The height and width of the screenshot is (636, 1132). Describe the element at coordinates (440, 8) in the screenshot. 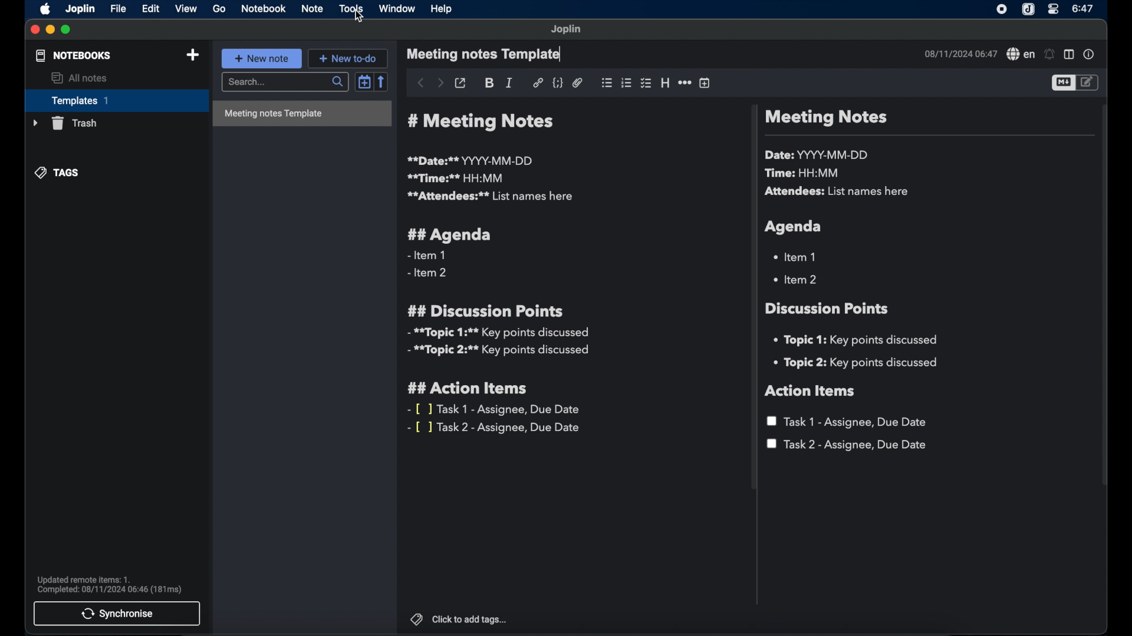

I see `help` at that location.